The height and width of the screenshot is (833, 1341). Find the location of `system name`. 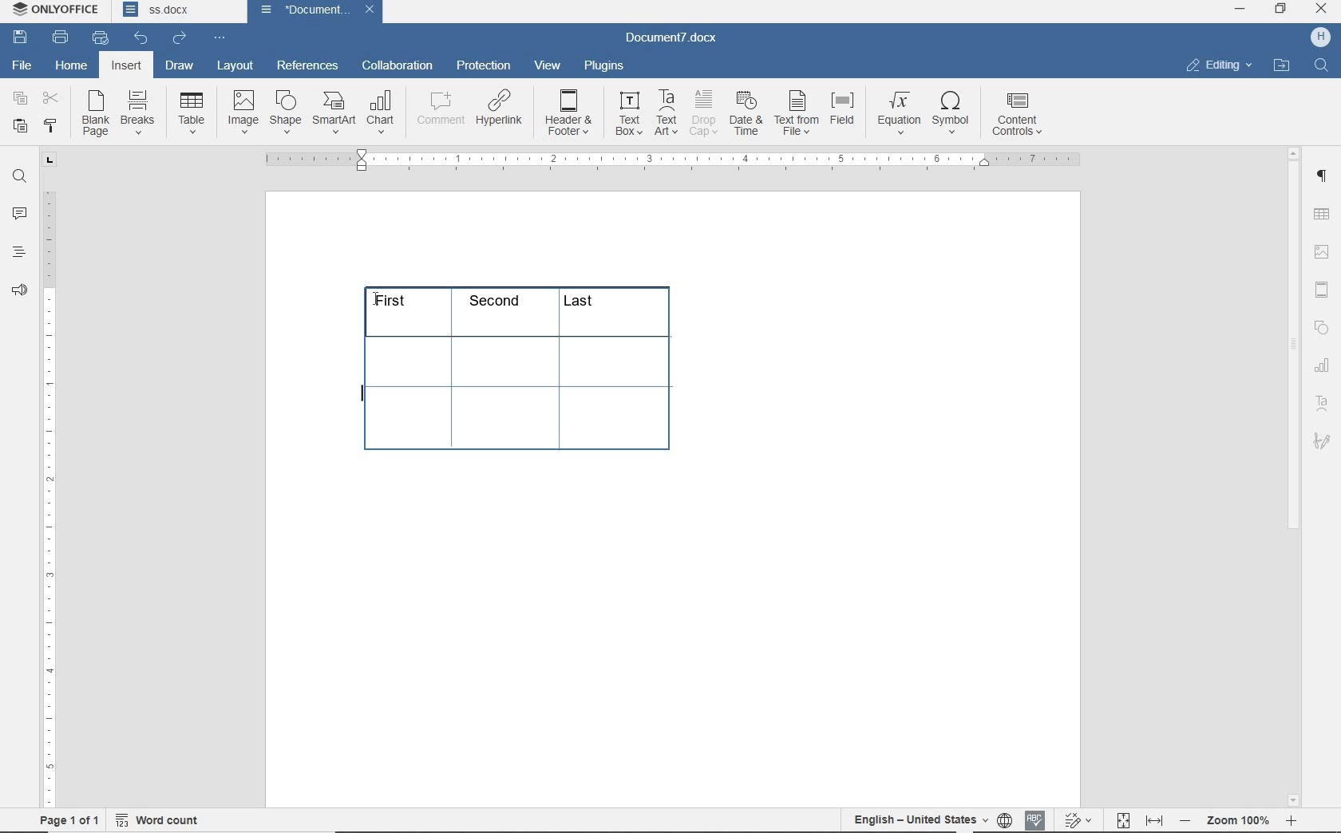

system name is located at coordinates (57, 10).